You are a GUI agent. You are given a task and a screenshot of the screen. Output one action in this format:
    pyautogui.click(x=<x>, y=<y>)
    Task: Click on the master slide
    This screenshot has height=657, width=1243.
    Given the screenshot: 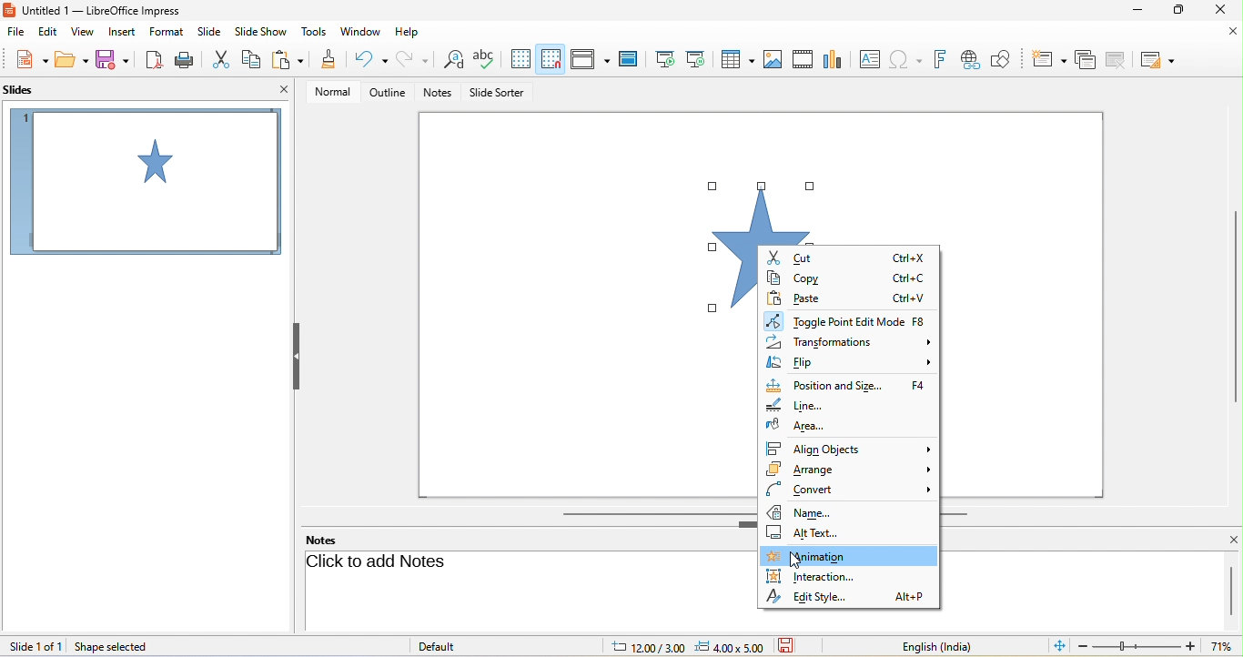 What is the action you would take?
    pyautogui.click(x=630, y=59)
    